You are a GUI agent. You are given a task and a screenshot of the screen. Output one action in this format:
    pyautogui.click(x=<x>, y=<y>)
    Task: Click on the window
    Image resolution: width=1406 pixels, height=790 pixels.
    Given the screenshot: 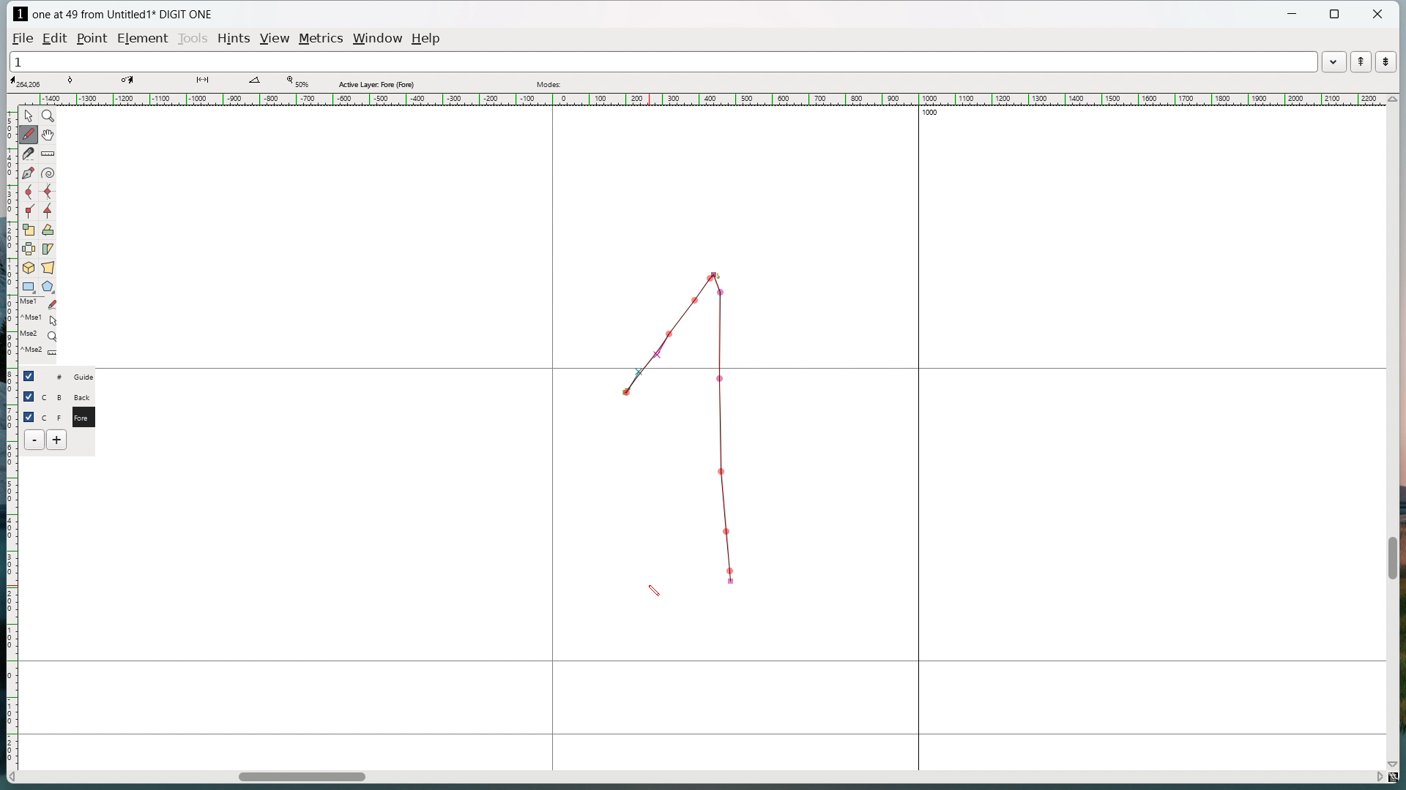 What is the action you would take?
    pyautogui.click(x=379, y=38)
    